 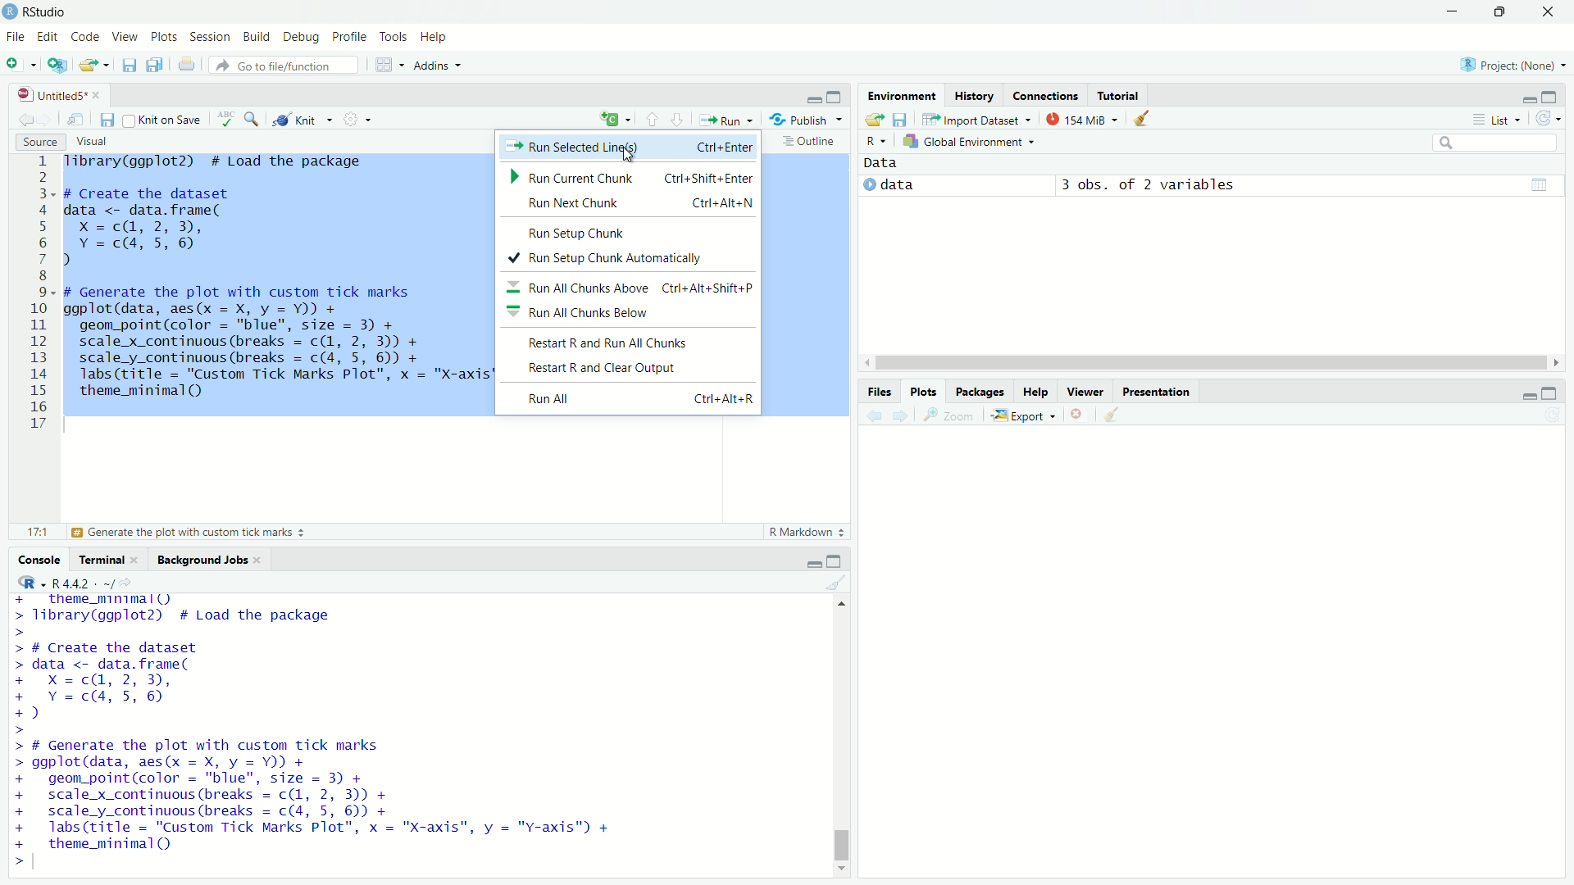 What do you see at coordinates (639, 284) in the screenshot?
I see `Run All Chunks Above` at bounding box center [639, 284].